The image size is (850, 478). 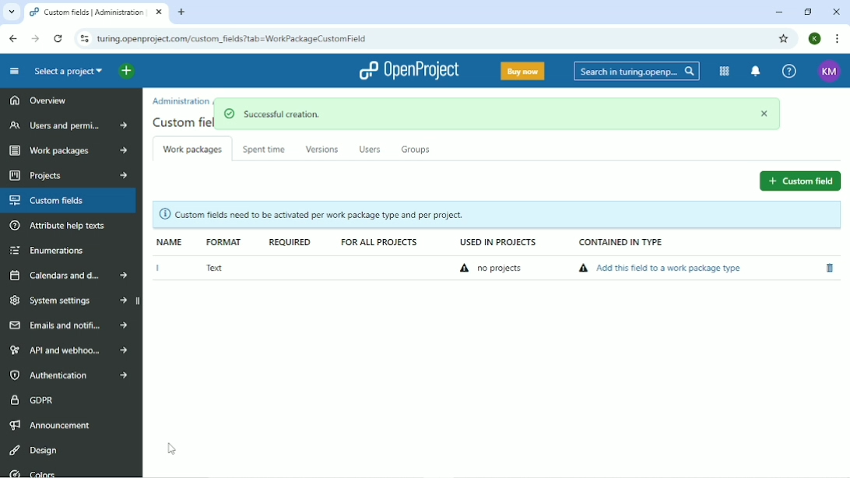 What do you see at coordinates (494, 243) in the screenshot?
I see `Used in projects` at bounding box center [494, 243].